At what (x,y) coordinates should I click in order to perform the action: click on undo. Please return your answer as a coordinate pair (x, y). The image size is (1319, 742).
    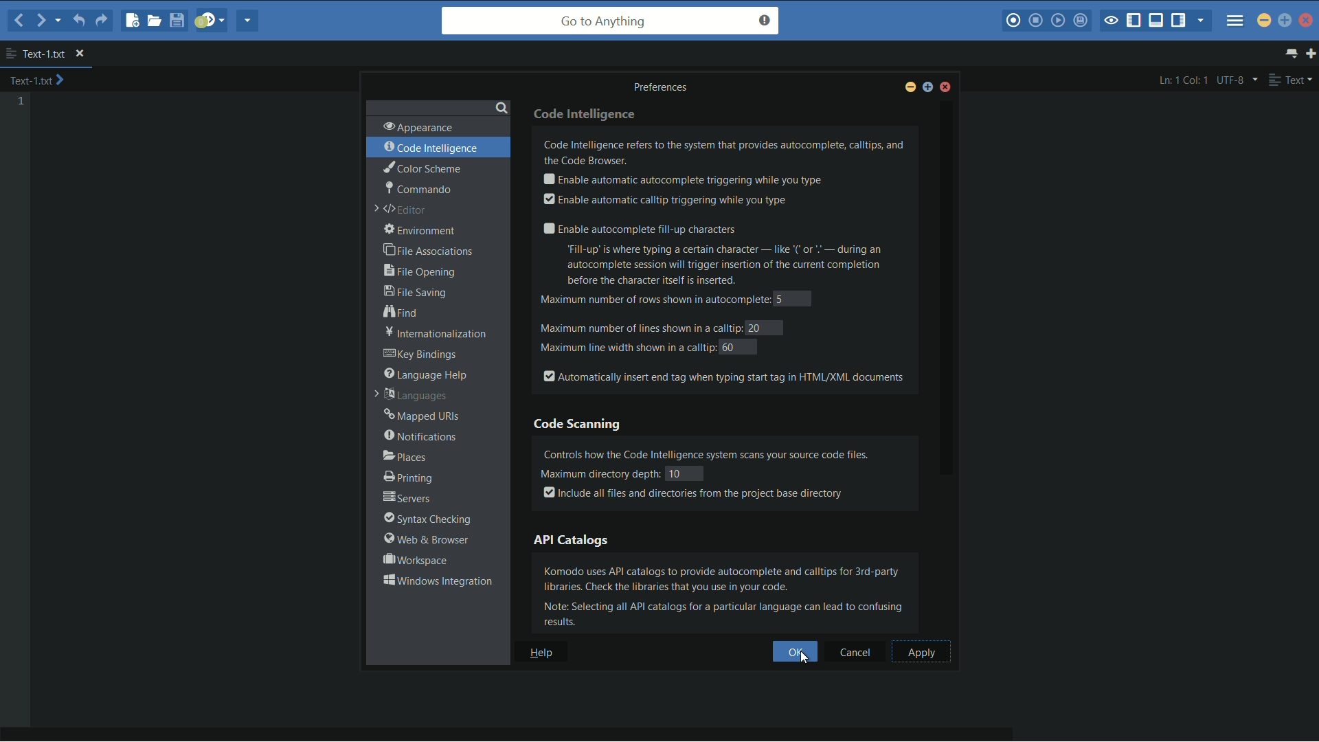
    Looking at the image, I should click on (77, 21).